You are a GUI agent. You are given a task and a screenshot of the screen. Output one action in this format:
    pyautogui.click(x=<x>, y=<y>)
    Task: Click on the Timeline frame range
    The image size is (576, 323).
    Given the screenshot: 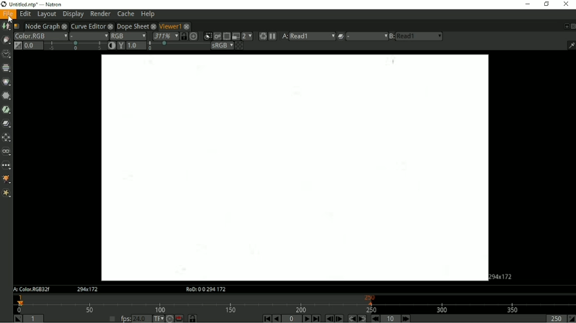 What is the action you would take?
    pyautogui.click(x=192, y=319)
    